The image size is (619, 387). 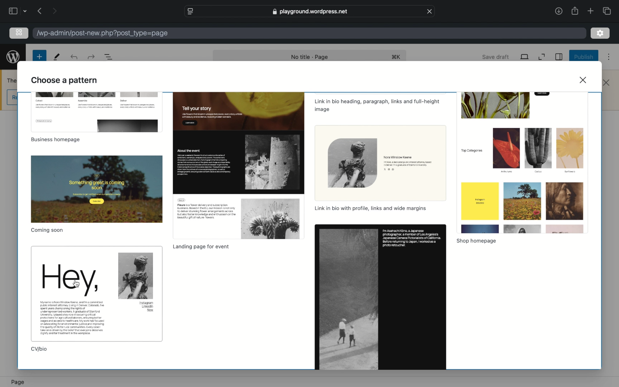 I want to click on preview, so click(x=380, y=297).